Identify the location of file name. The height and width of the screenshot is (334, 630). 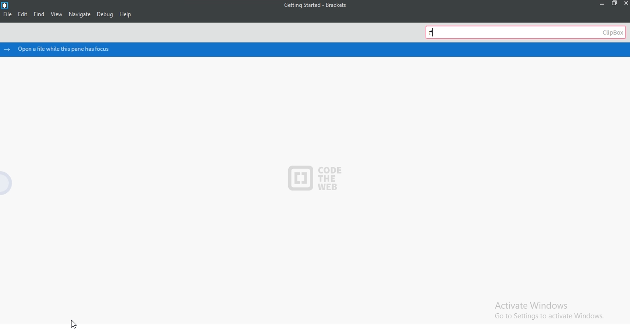
(315, 5).